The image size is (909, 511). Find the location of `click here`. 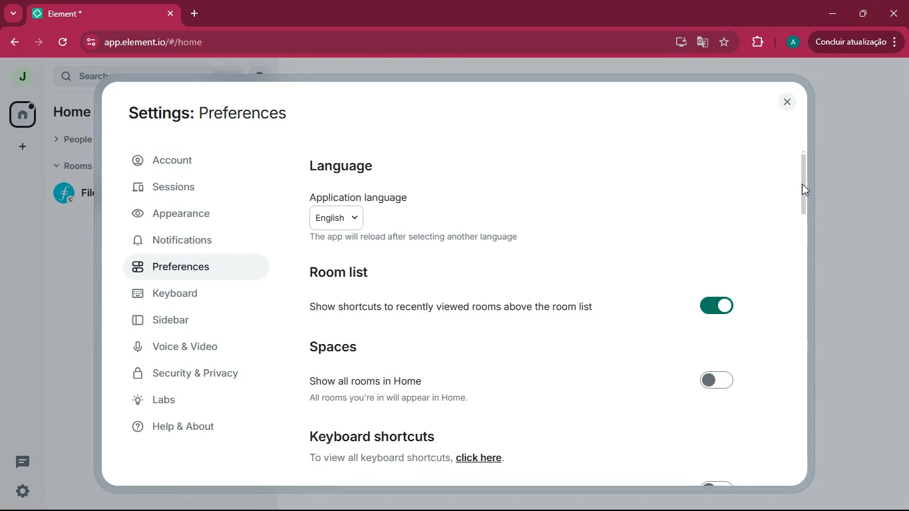

click here is located at coordinates (479, 457).